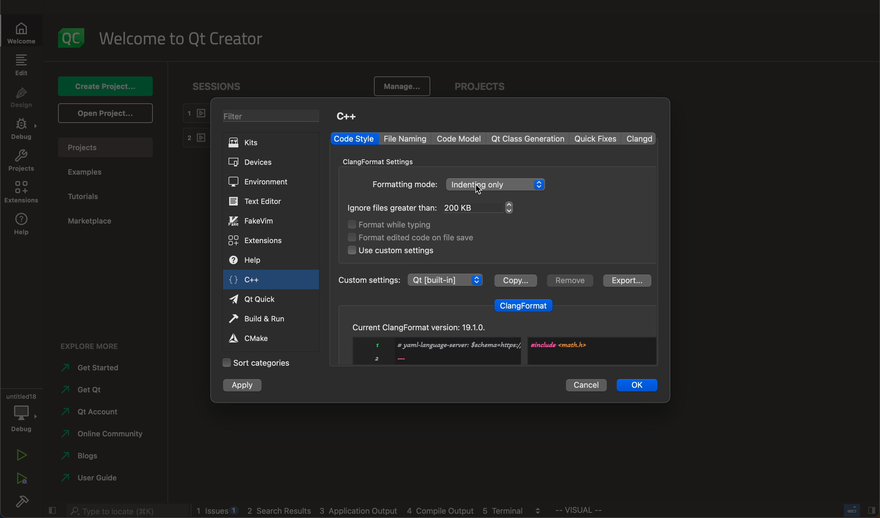  I want to click on fake vim, so click(258, 221).